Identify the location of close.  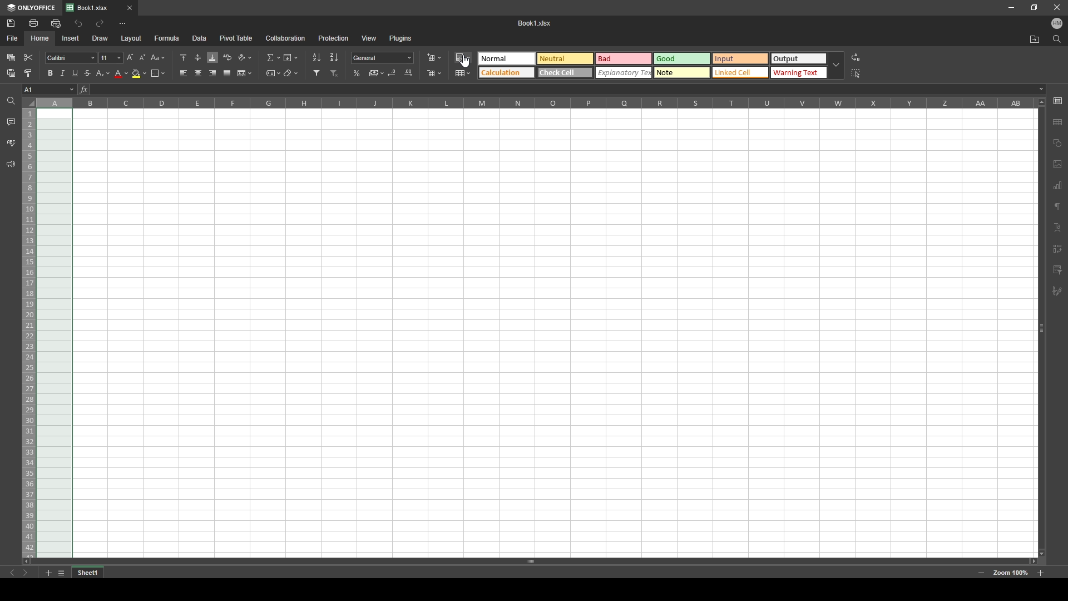
(1057, 8).